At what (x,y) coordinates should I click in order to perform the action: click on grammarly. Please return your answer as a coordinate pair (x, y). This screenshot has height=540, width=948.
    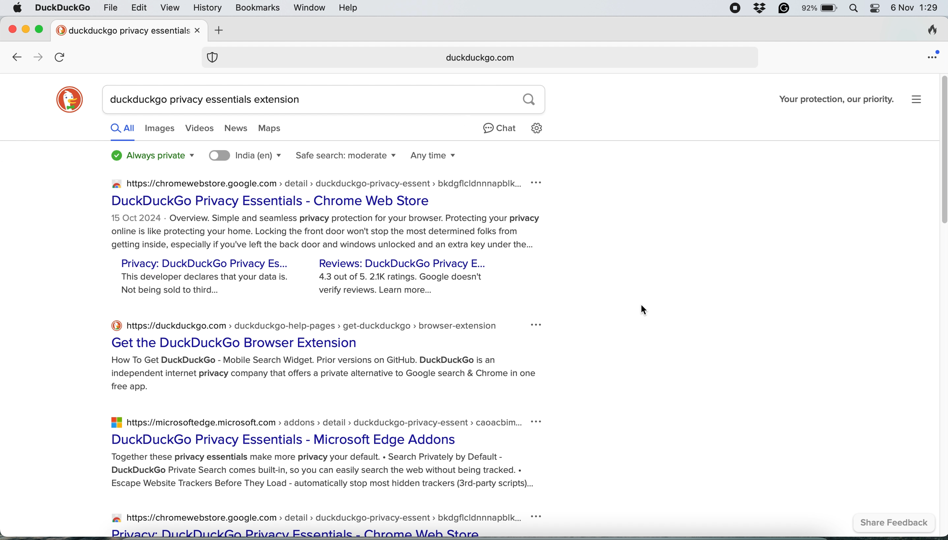
    Looking at the image, I should click on (787, 8).